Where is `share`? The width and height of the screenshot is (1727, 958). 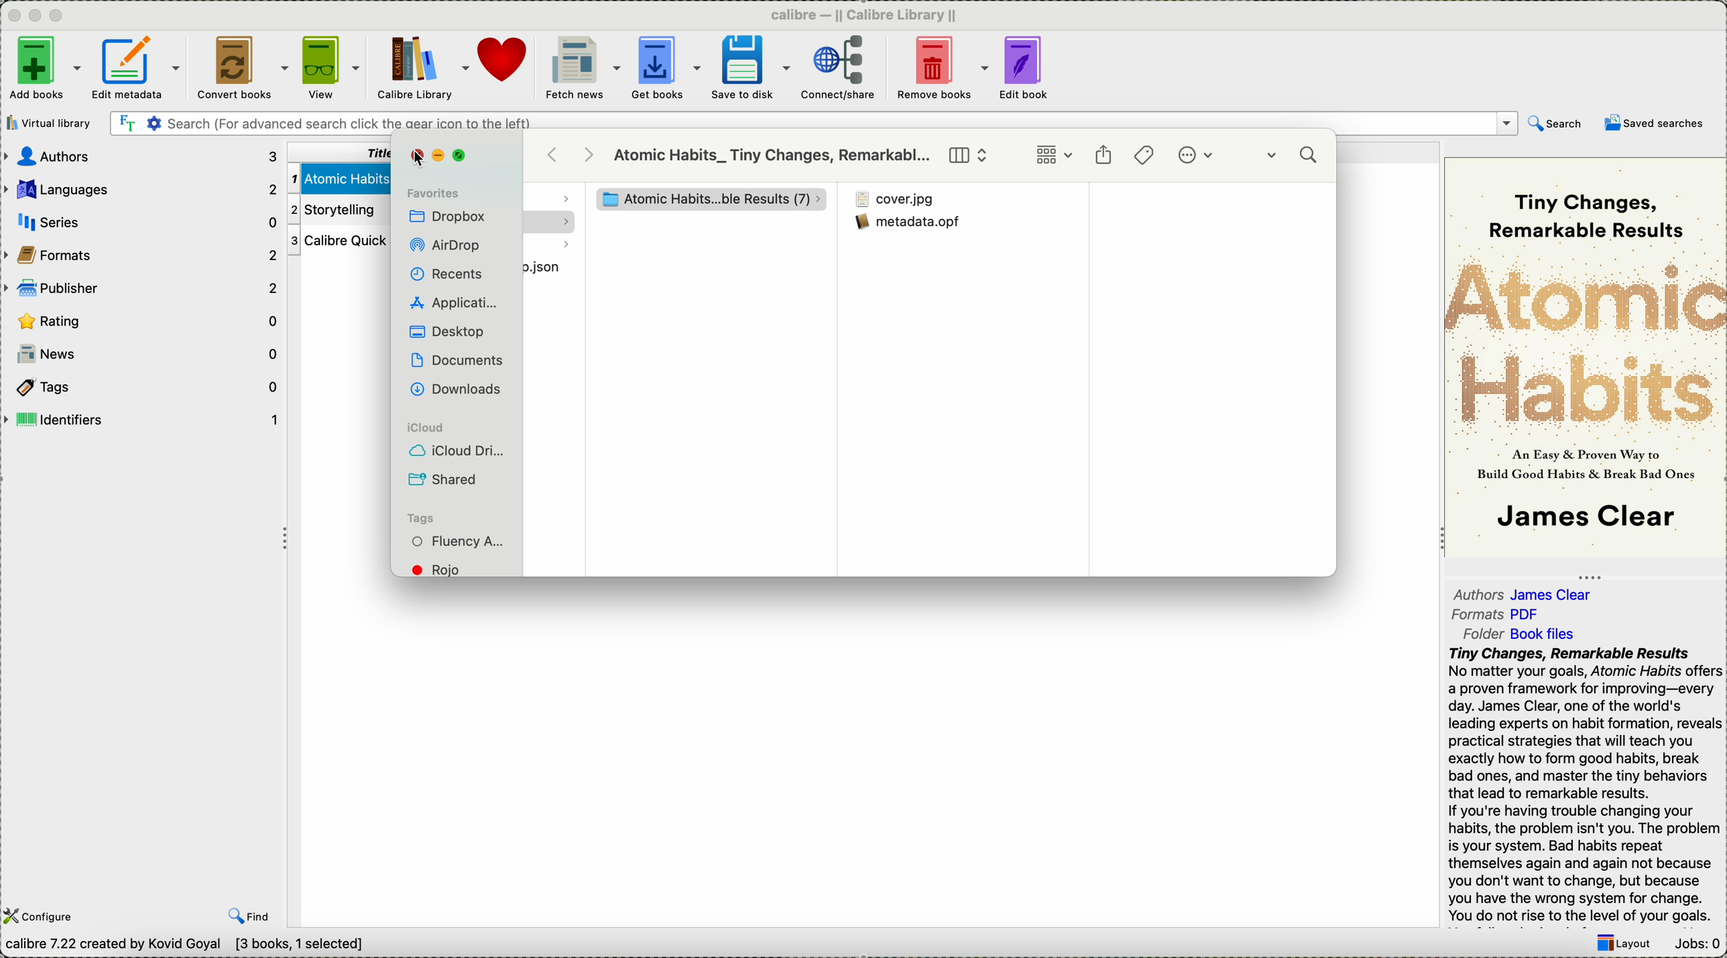 share is located at coordinates (1104, 156).